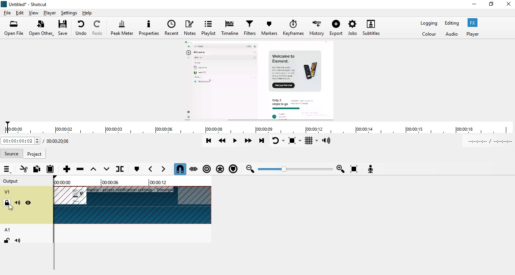 This screenshot has height=275, width=515. Describe the element at coordinates (262, 141) in the screenshot. I see `Skip to the next point ` at that location.